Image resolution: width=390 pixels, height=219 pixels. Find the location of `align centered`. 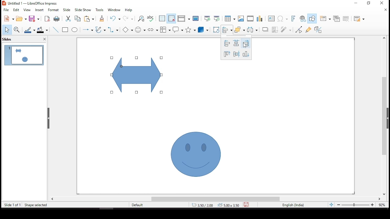

align centered is located at coordinates (236, 43).